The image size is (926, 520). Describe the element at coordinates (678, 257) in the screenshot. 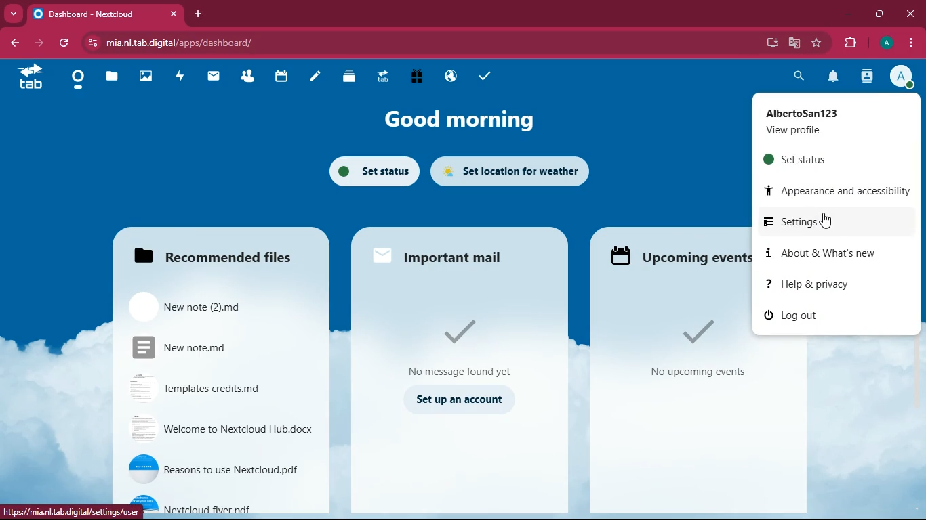

I see `Upcoming events` at that location.